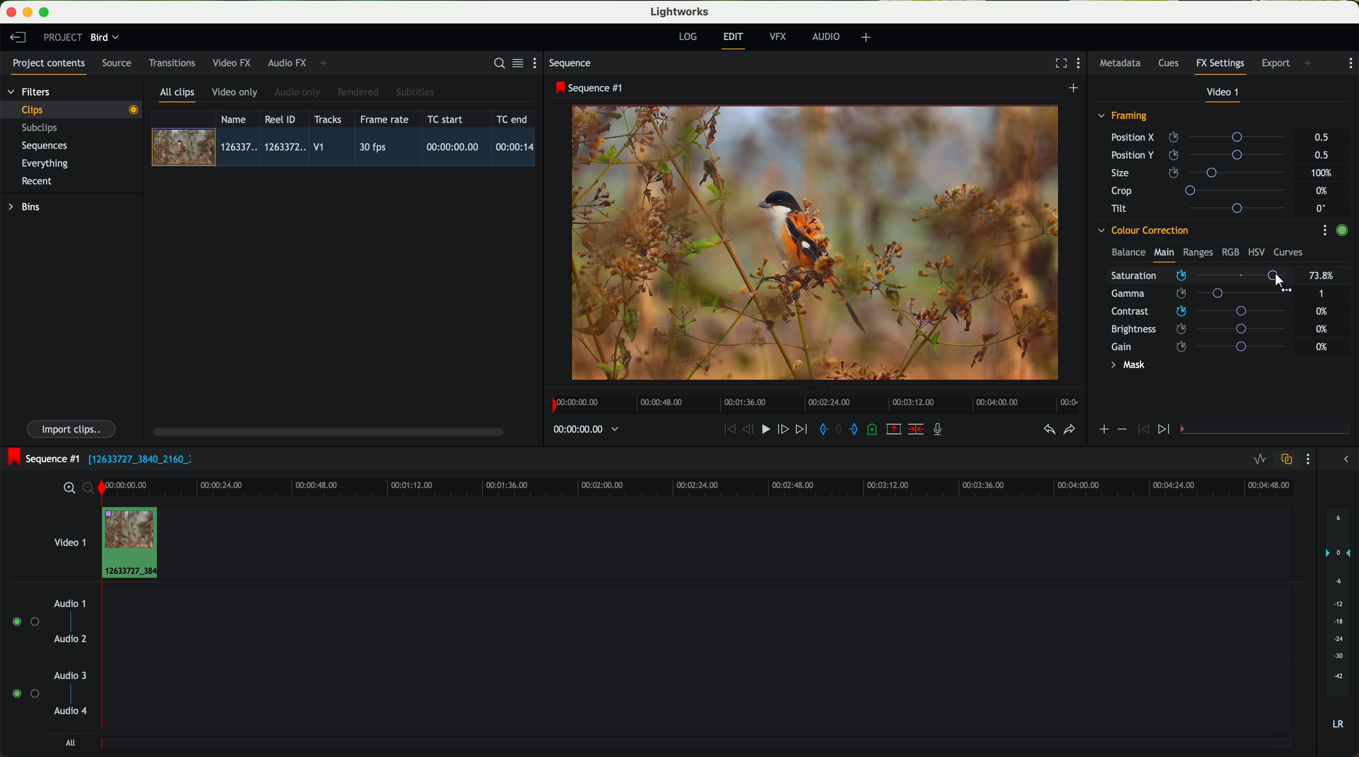 The image size is (1359, 757). I want to click on 1, so click(1322, 294).